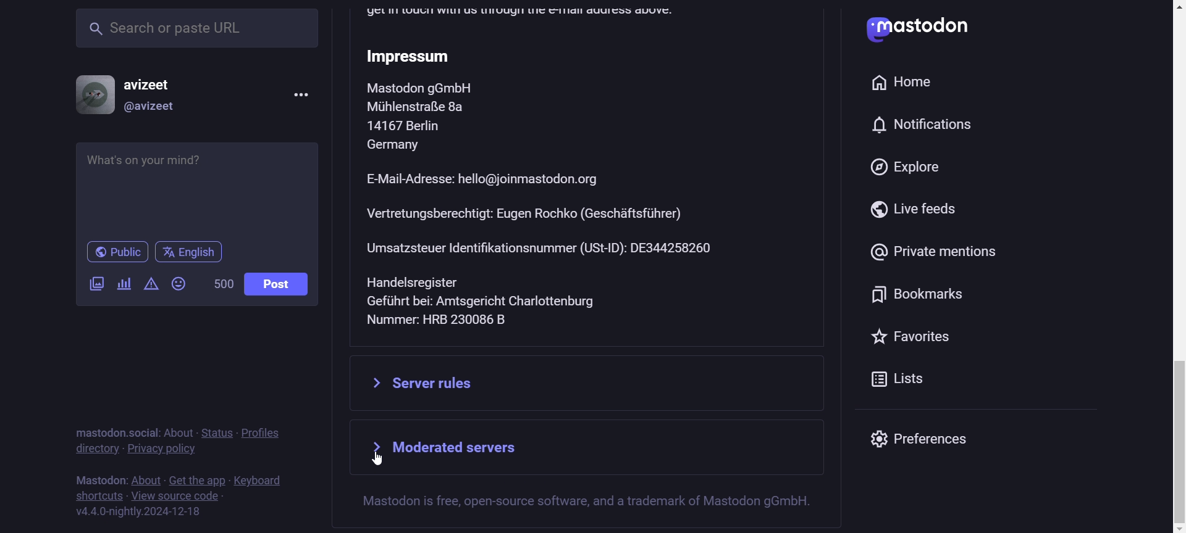  What do you see at coordinates (221, 286) in the screenshot?
I see `word limit` at bounding box center [221, 286].